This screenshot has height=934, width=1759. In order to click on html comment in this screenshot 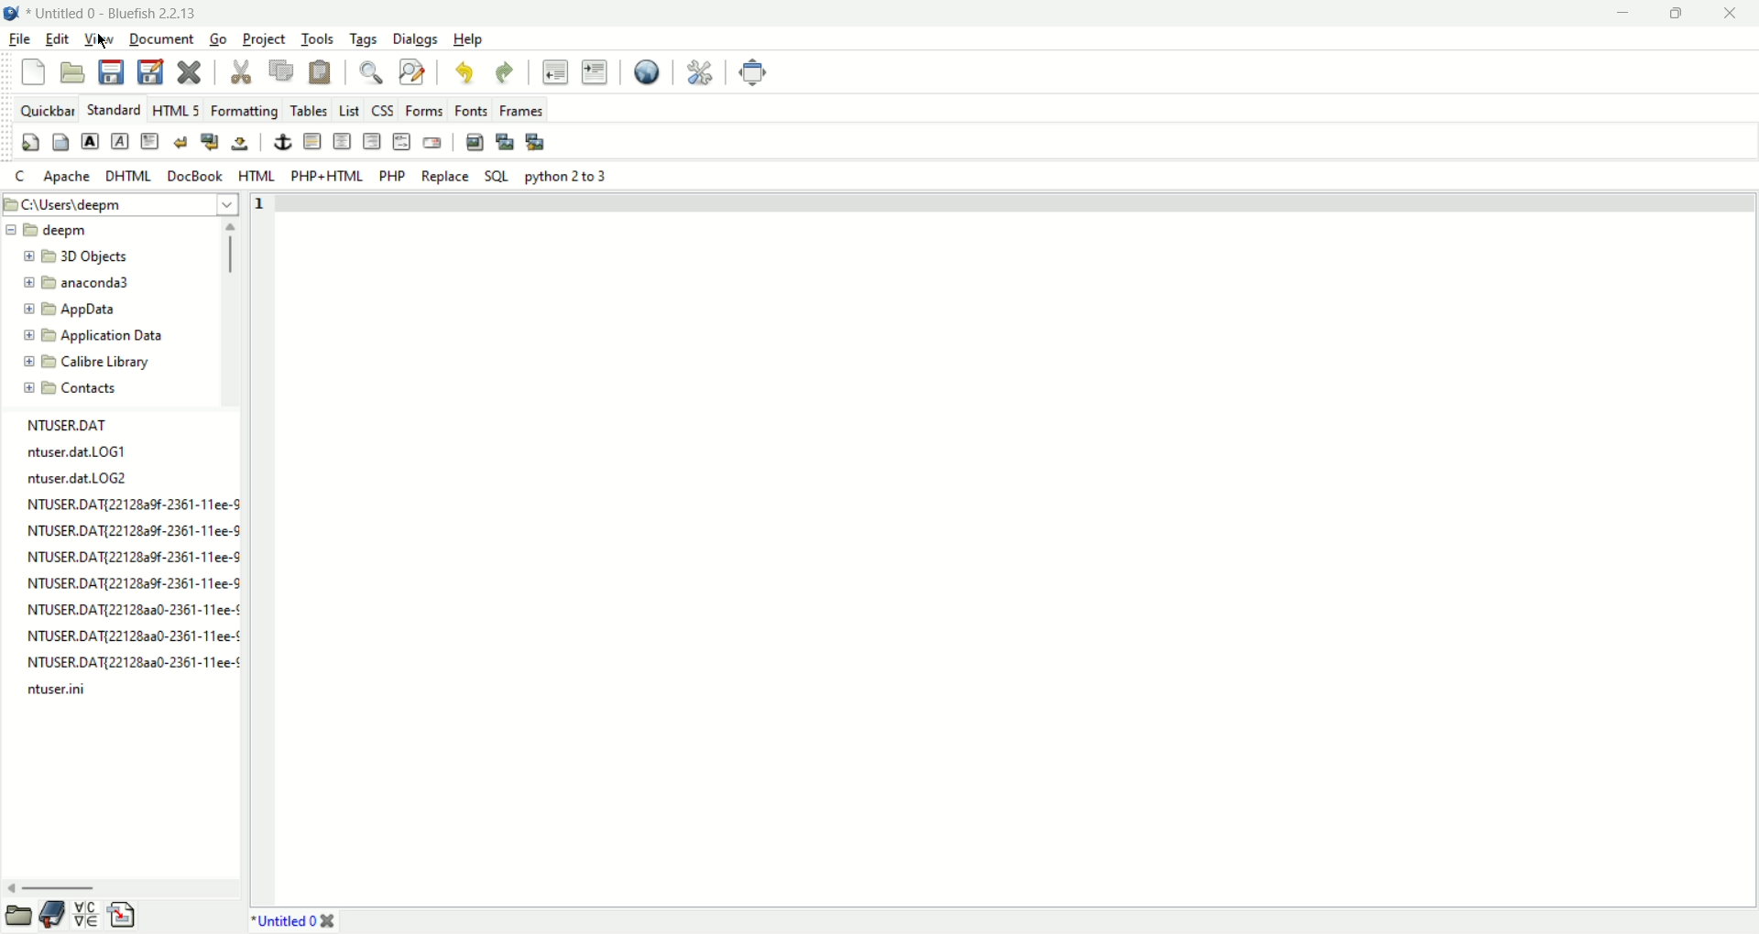, I will do `click(402, 143)`.